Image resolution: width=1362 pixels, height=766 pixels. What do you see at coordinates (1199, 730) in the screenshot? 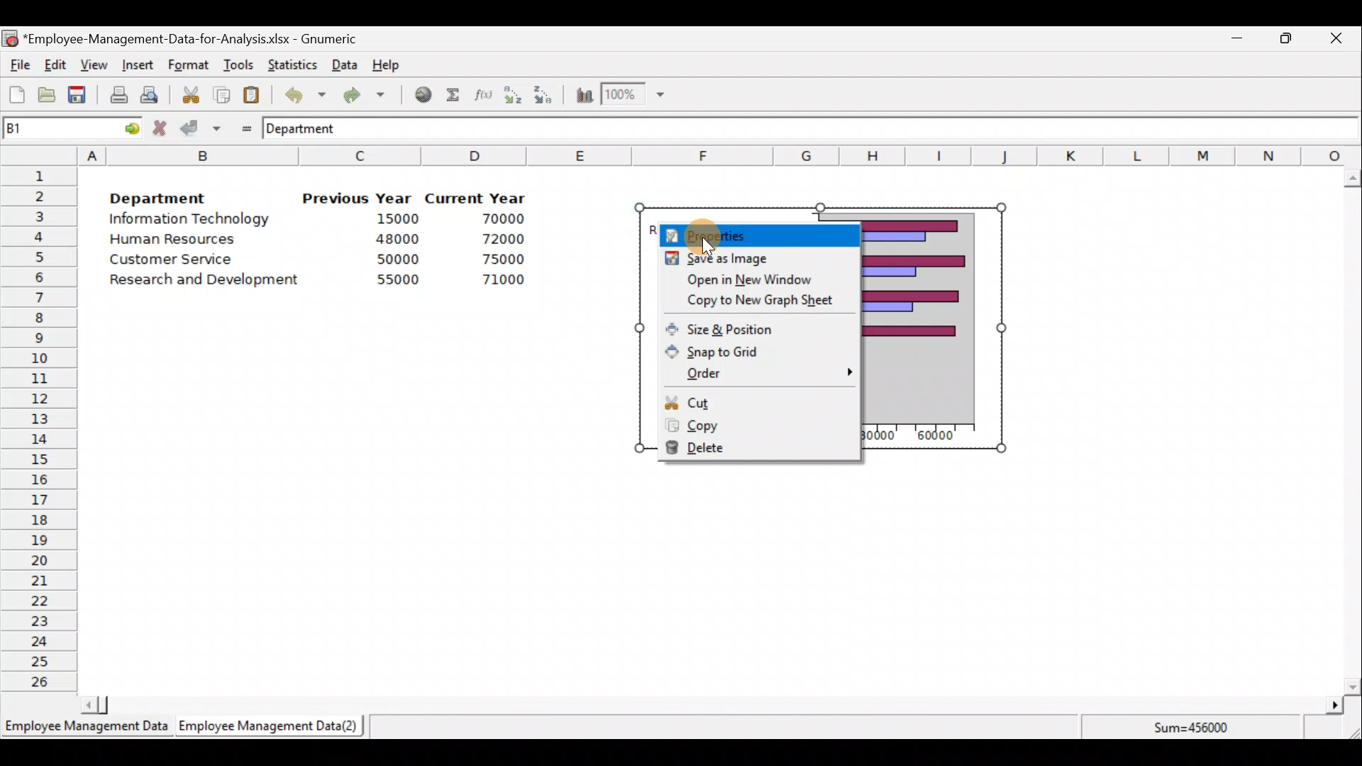
I see `Sum=456000` at bounding box center [1199, 730].